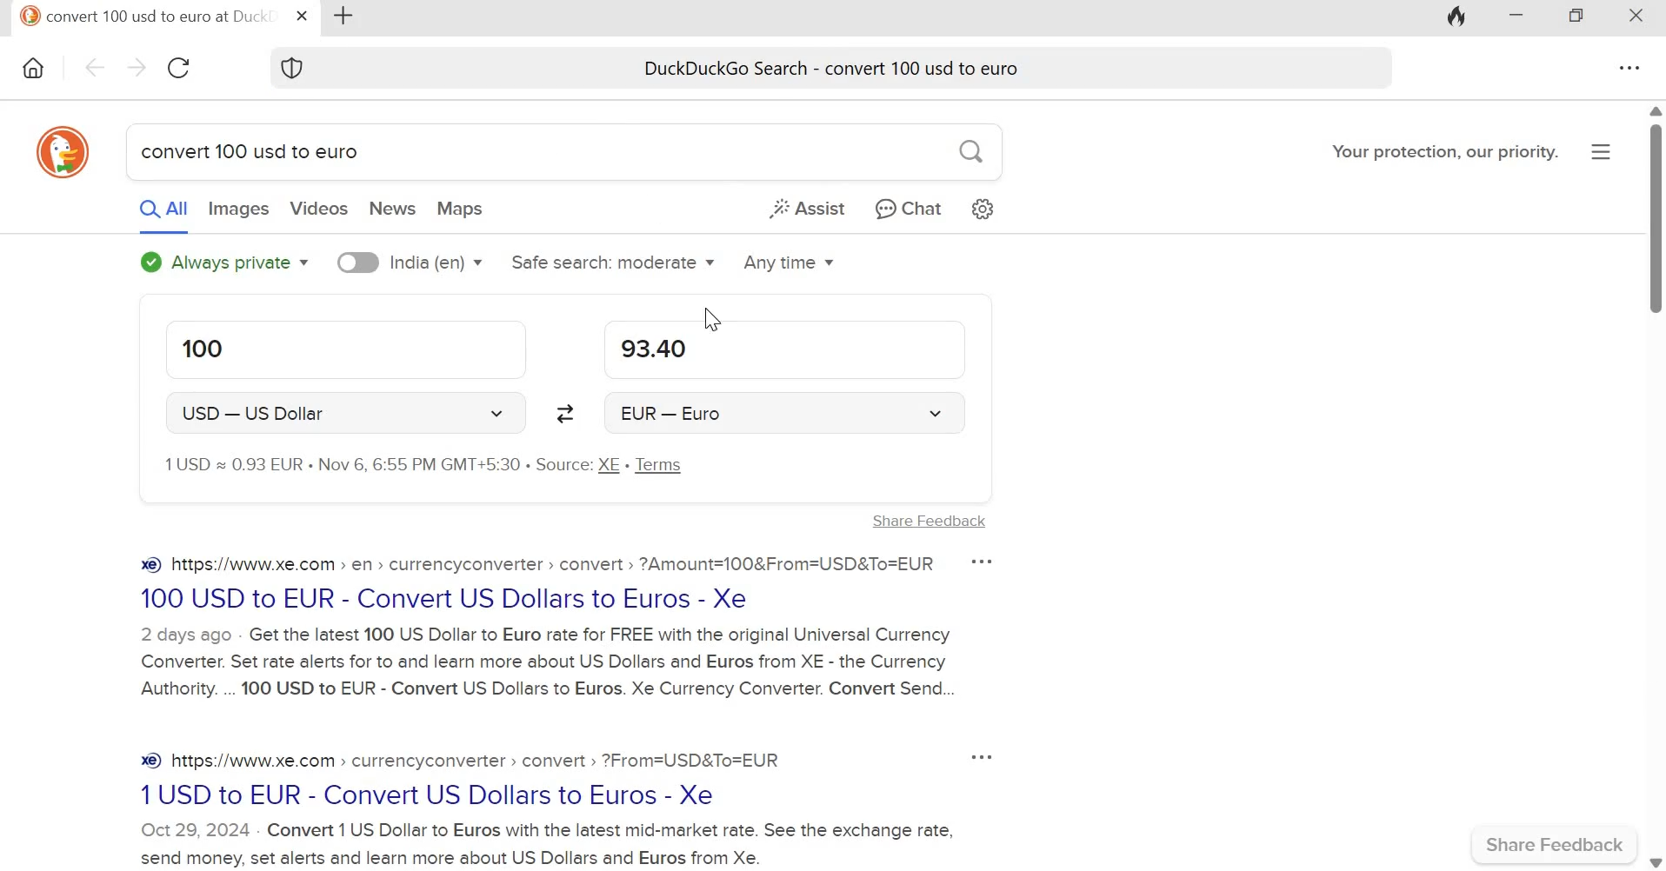 This screenshot has height=871, width=1666. I want to click on Go back one page, so click(95, 66).